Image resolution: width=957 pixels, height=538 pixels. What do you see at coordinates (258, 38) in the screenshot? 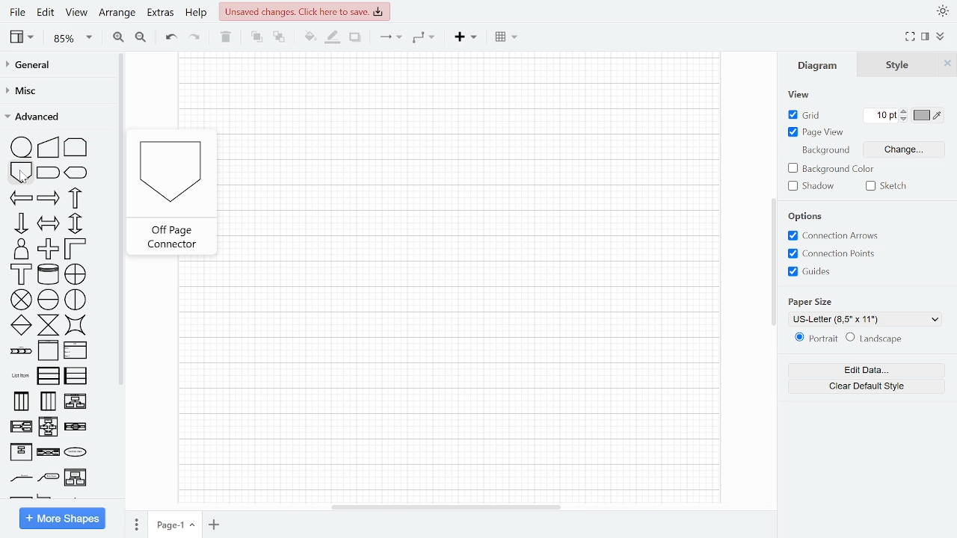
I see `TO front` at bounding box center [258, 38].